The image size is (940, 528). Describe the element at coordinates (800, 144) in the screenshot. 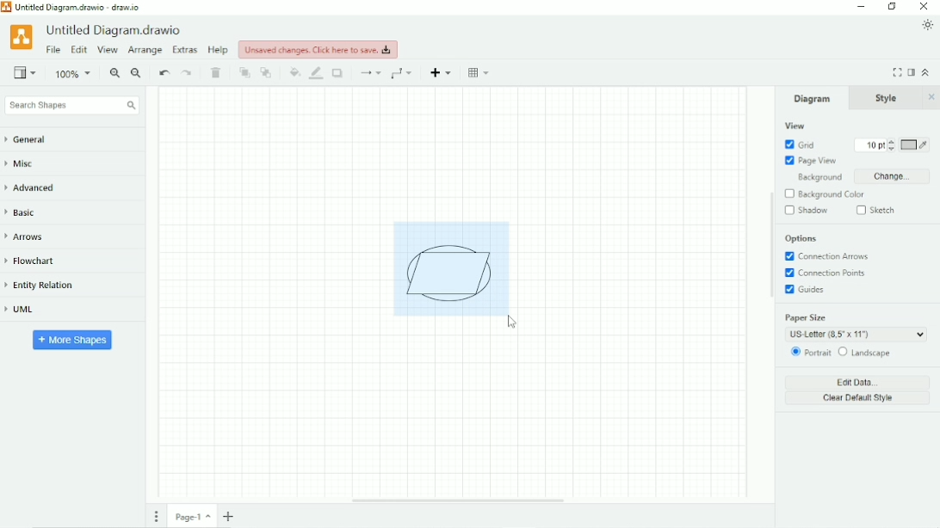

I see `Grid` at that location.